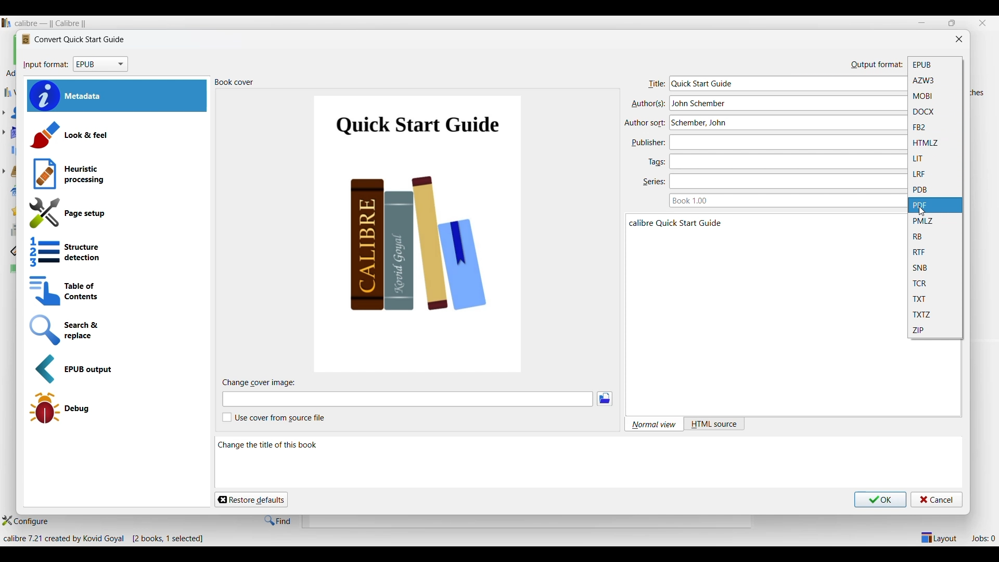  What do you see at coordinates (116, 369) in the screenshot?
I see `EPUB output` at bounding box center [116, 369].